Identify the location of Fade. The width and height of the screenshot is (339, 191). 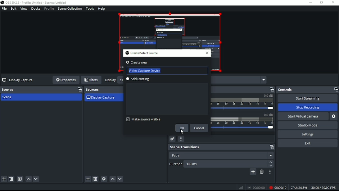
(221, 156).